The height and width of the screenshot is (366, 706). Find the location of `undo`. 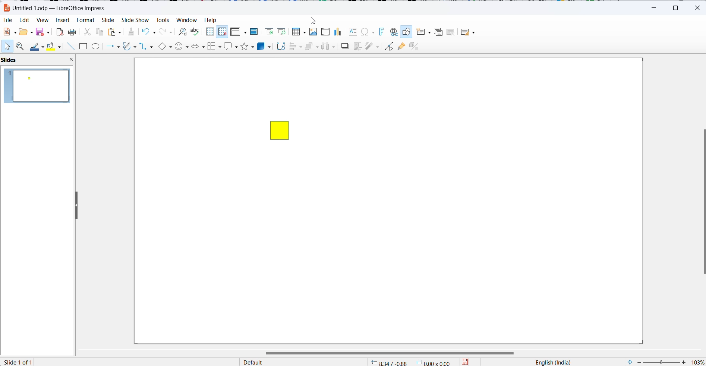

undo is located at coordinates (151, 32).